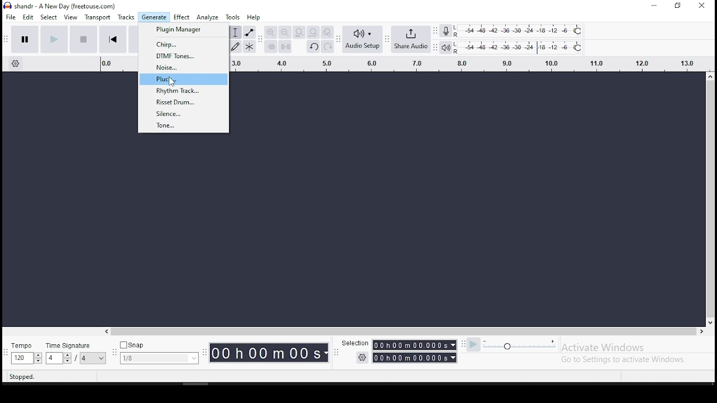  I want to click on select, so click(50, 18).